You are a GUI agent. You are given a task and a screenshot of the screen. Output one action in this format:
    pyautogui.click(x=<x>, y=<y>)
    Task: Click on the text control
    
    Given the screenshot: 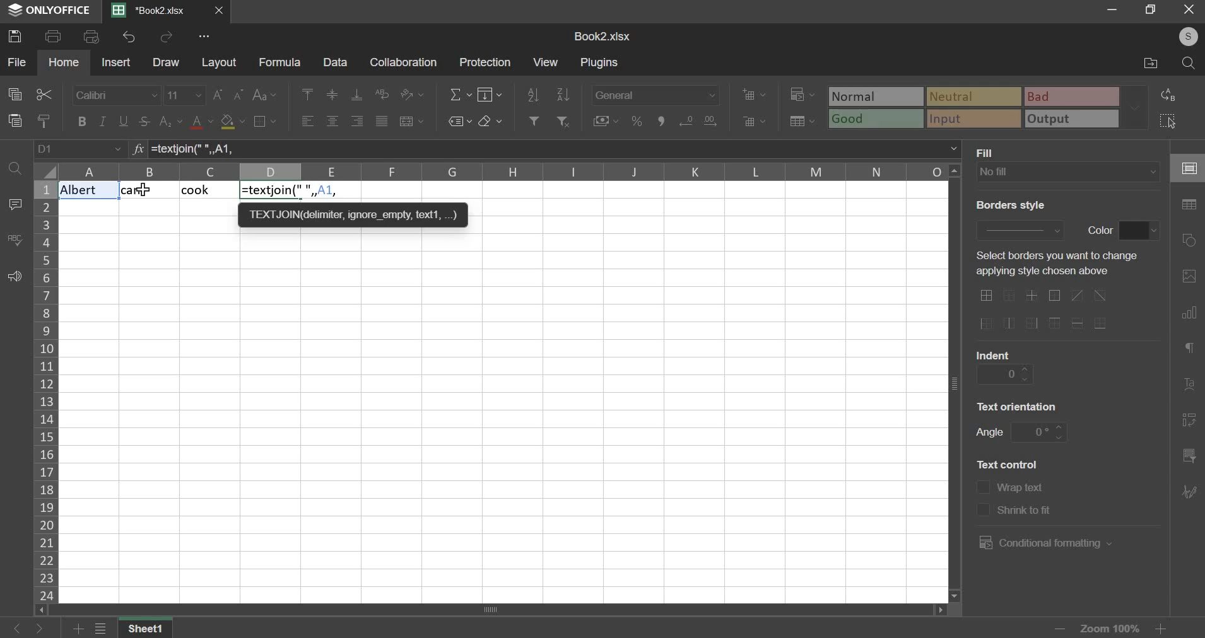 What is the action you would take?
    pyautogui.click(x=982, y=499)
    